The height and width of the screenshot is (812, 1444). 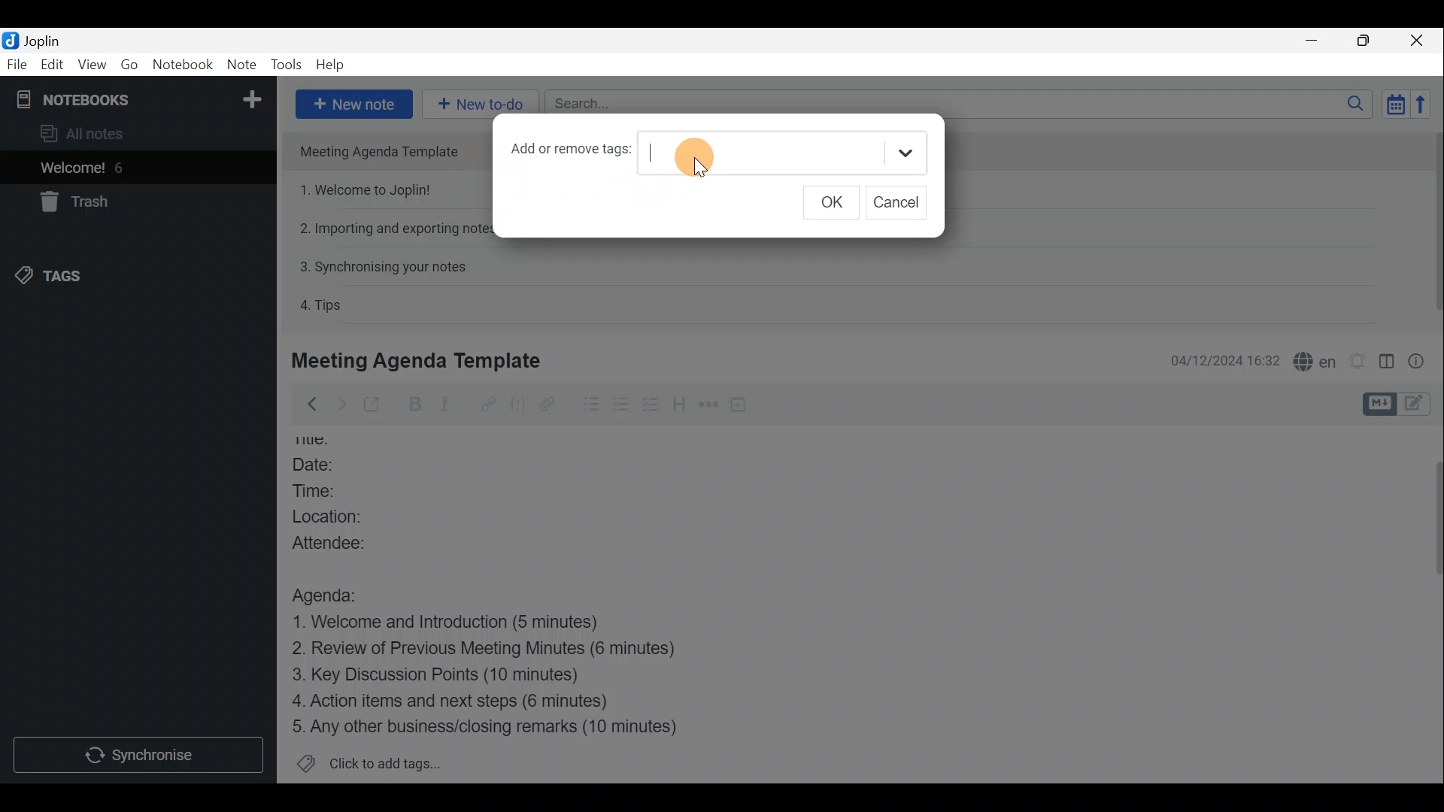 I want to click on Insert time, so click(x=742, y=407).